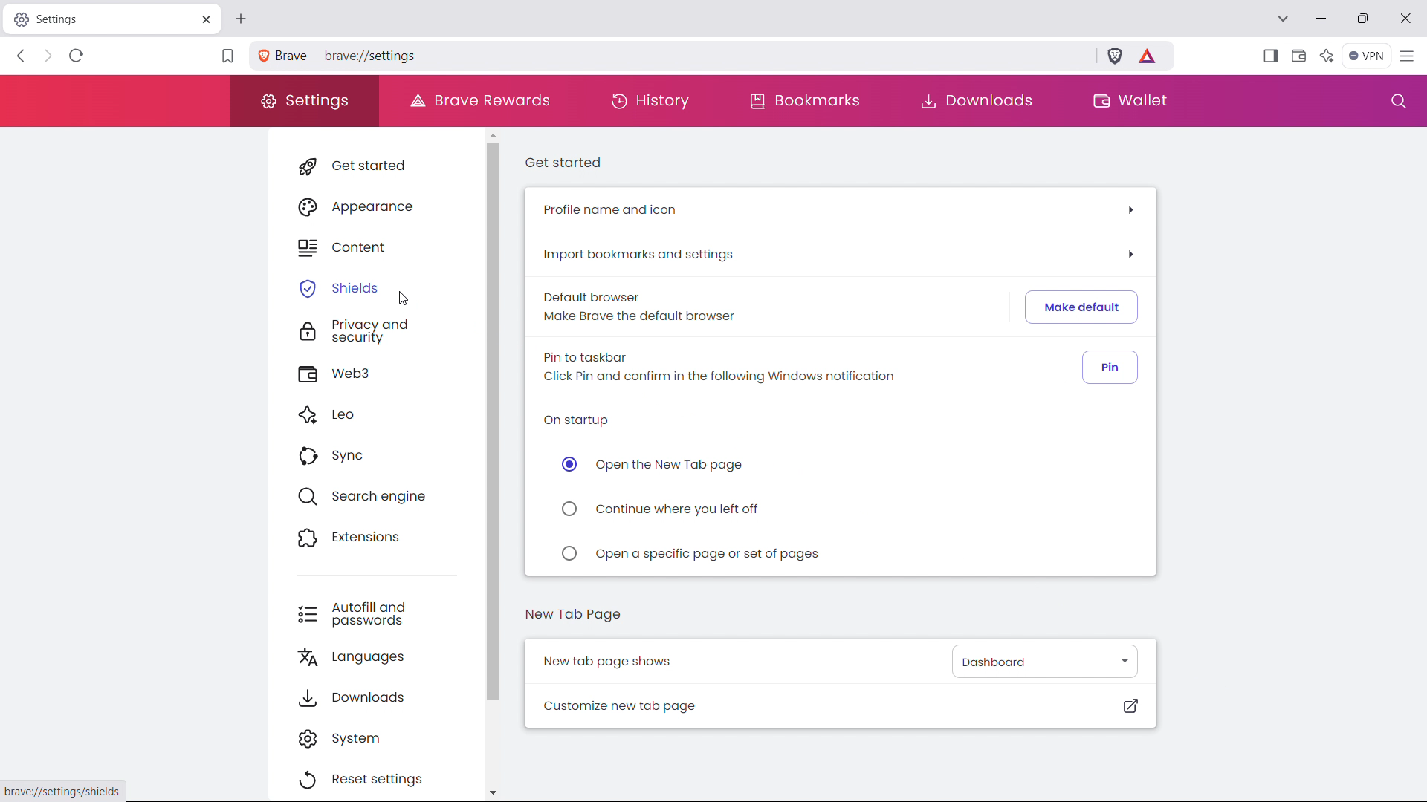 The width and height of the screenshot is (1427, 802). Describe the element at coordinates (377, 535) in the screenshot. I see `extensions` at that location.